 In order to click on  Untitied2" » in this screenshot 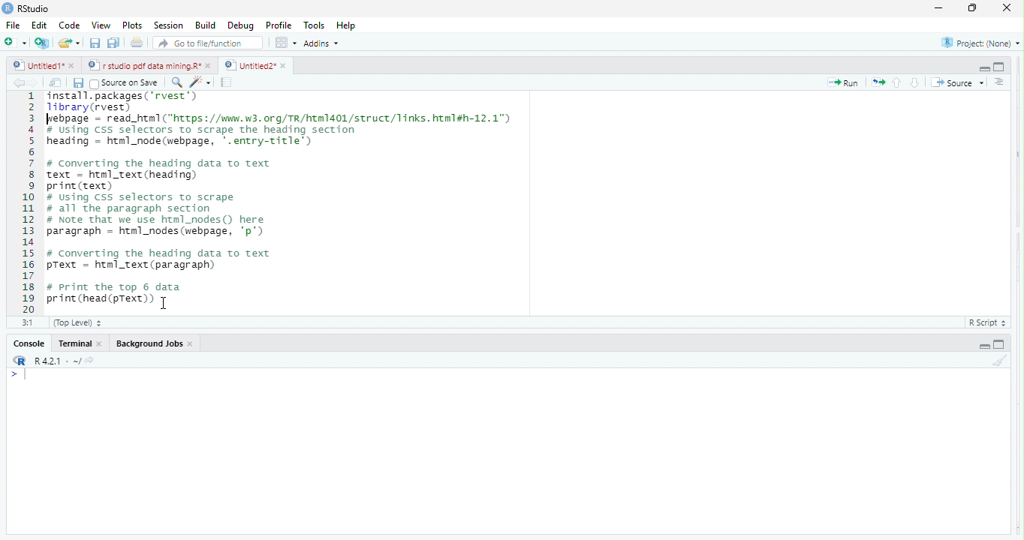, I will do `click(253, 66)`.